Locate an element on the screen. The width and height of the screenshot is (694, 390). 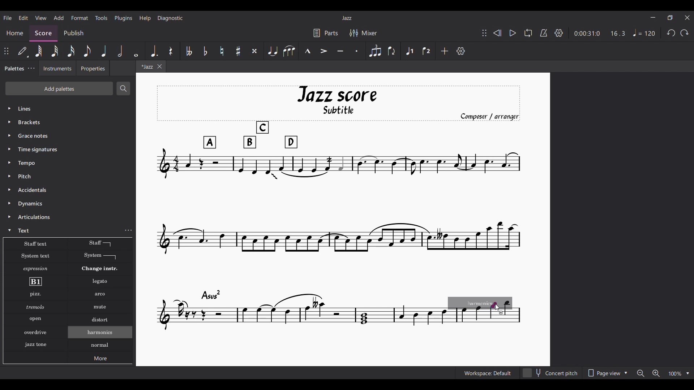
Toggle natural is located at coordinates (222, 51).